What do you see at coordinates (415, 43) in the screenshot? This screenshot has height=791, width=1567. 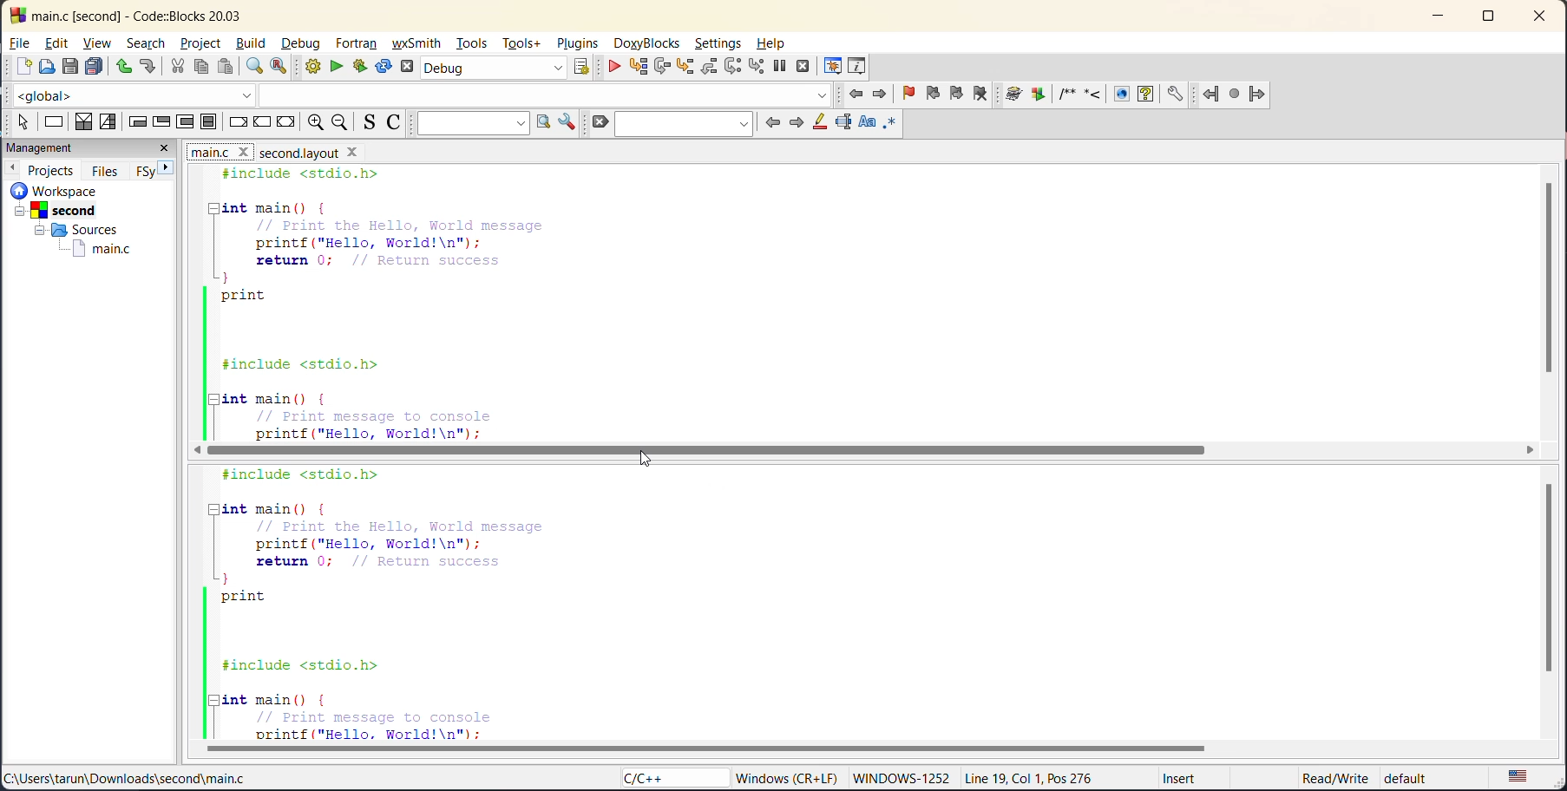 I see `wxsmith` at bounding box center [415, 43].